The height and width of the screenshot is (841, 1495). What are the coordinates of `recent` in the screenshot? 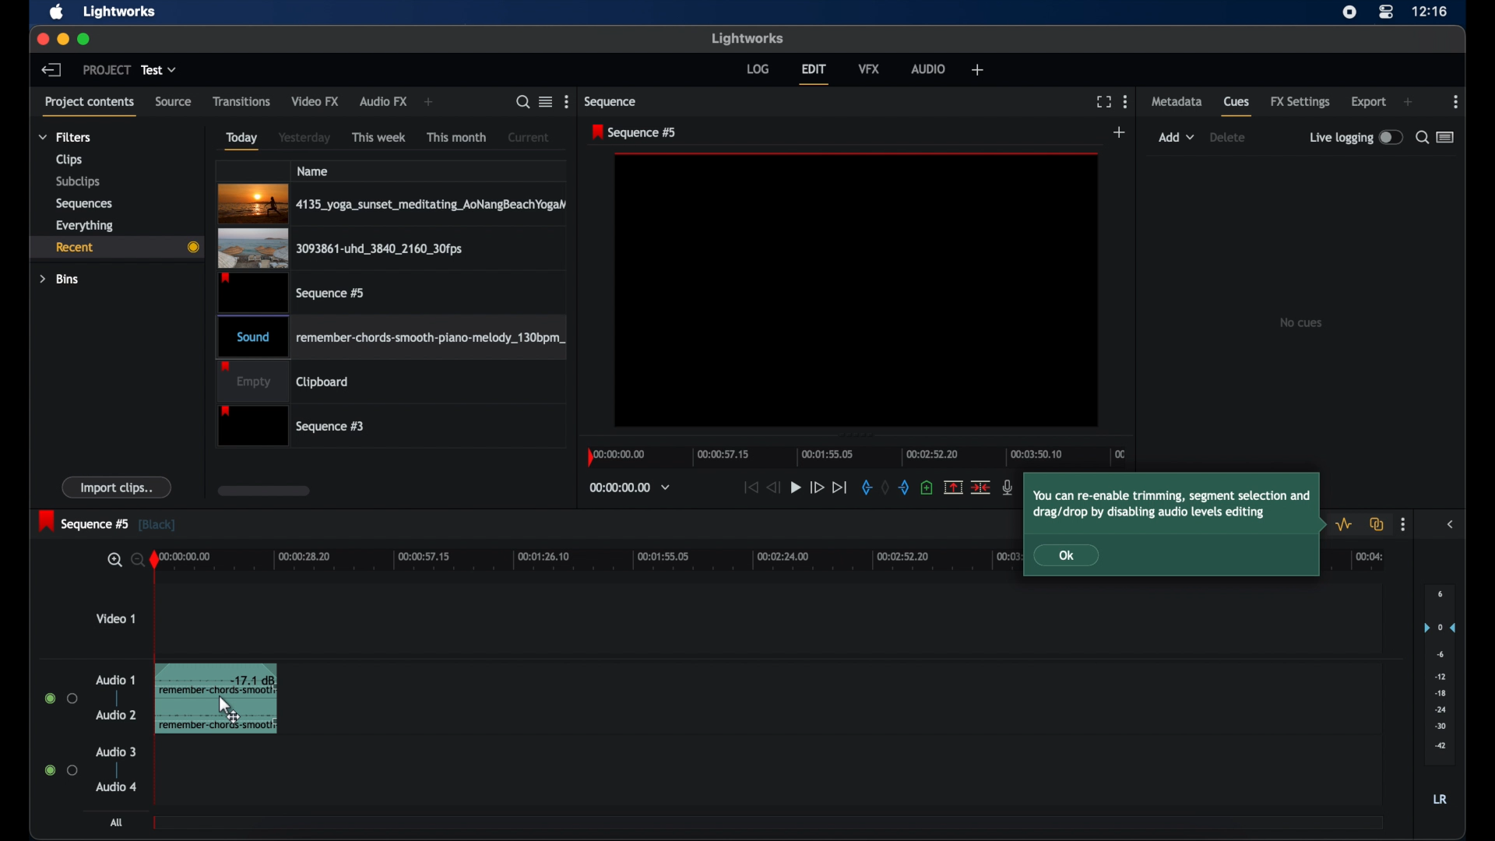 It's located at (118, 247).